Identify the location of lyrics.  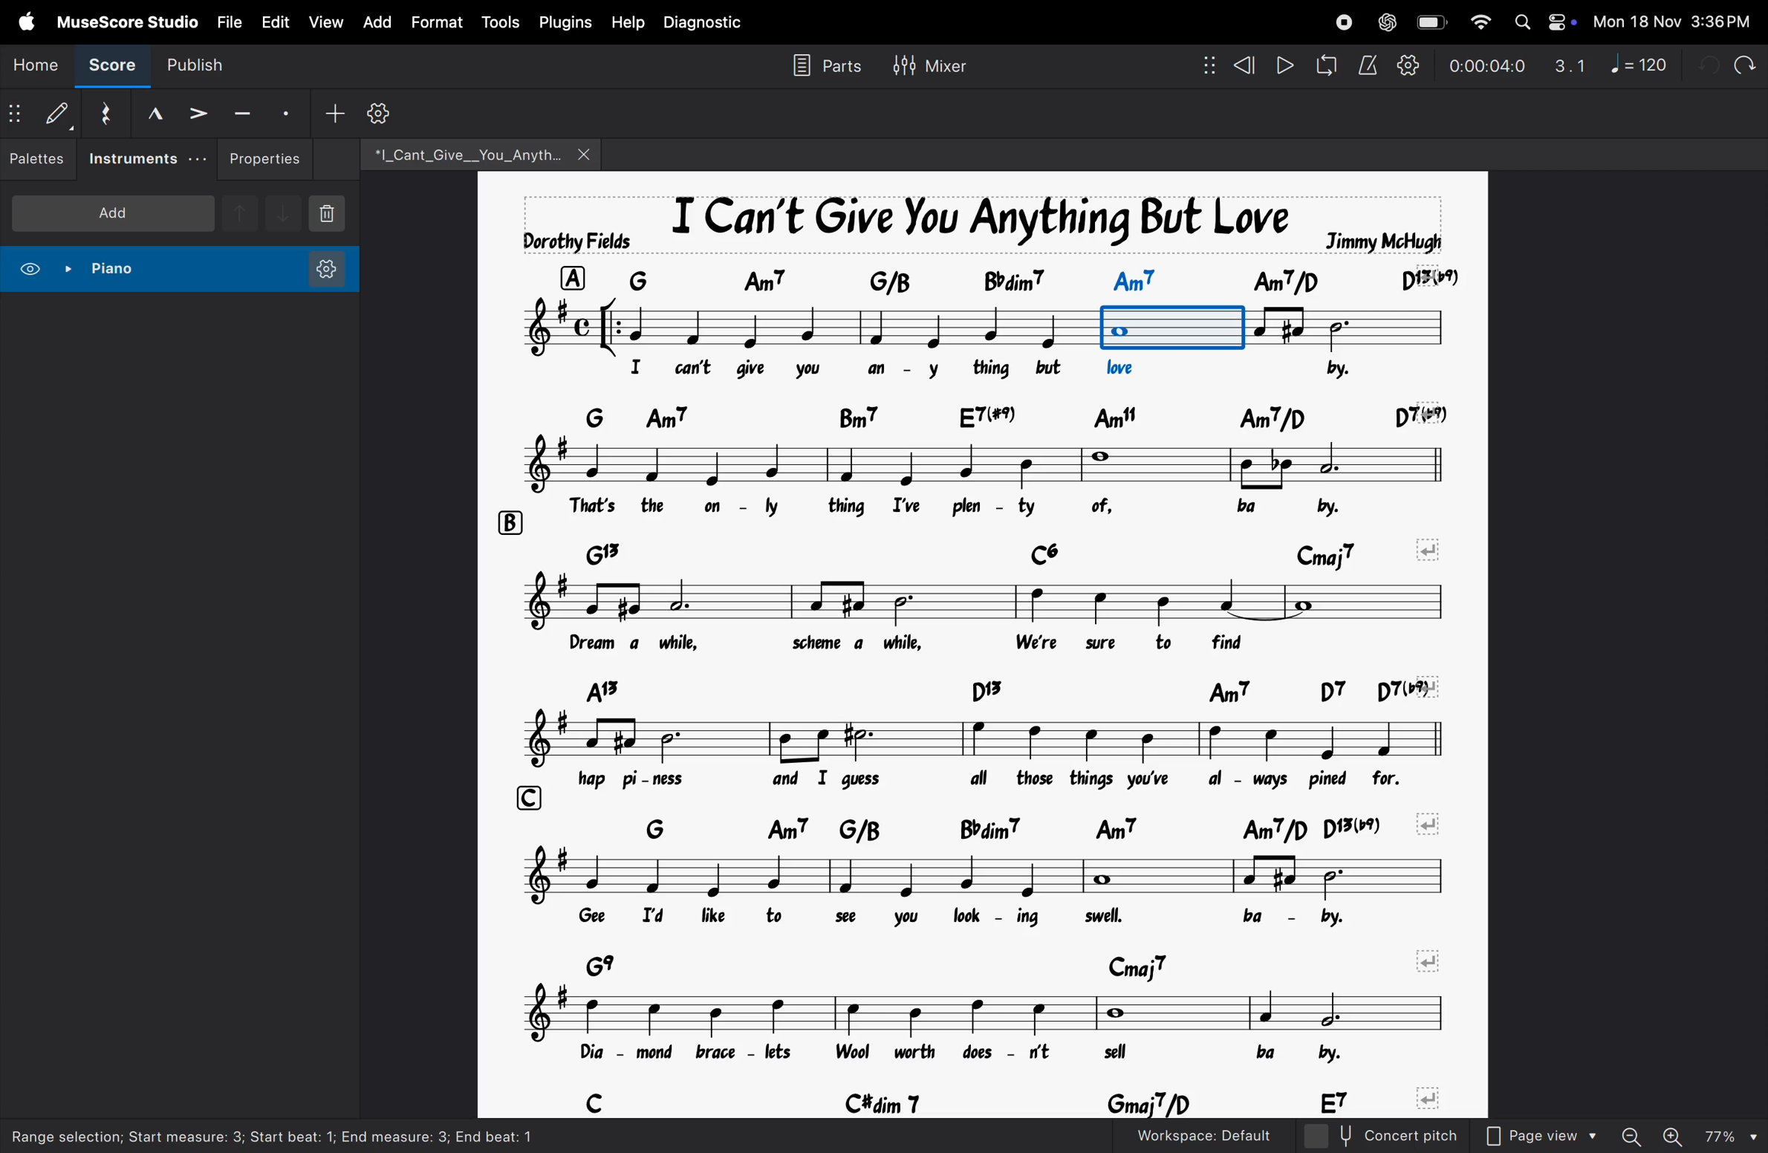
(1010, 643).